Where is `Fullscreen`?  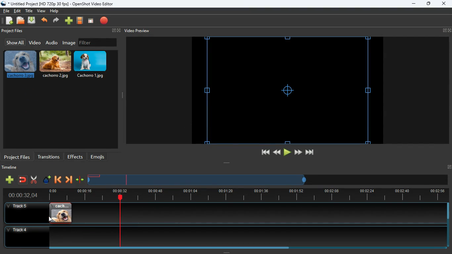 Fullscreen is located at coordinates (449, 167).